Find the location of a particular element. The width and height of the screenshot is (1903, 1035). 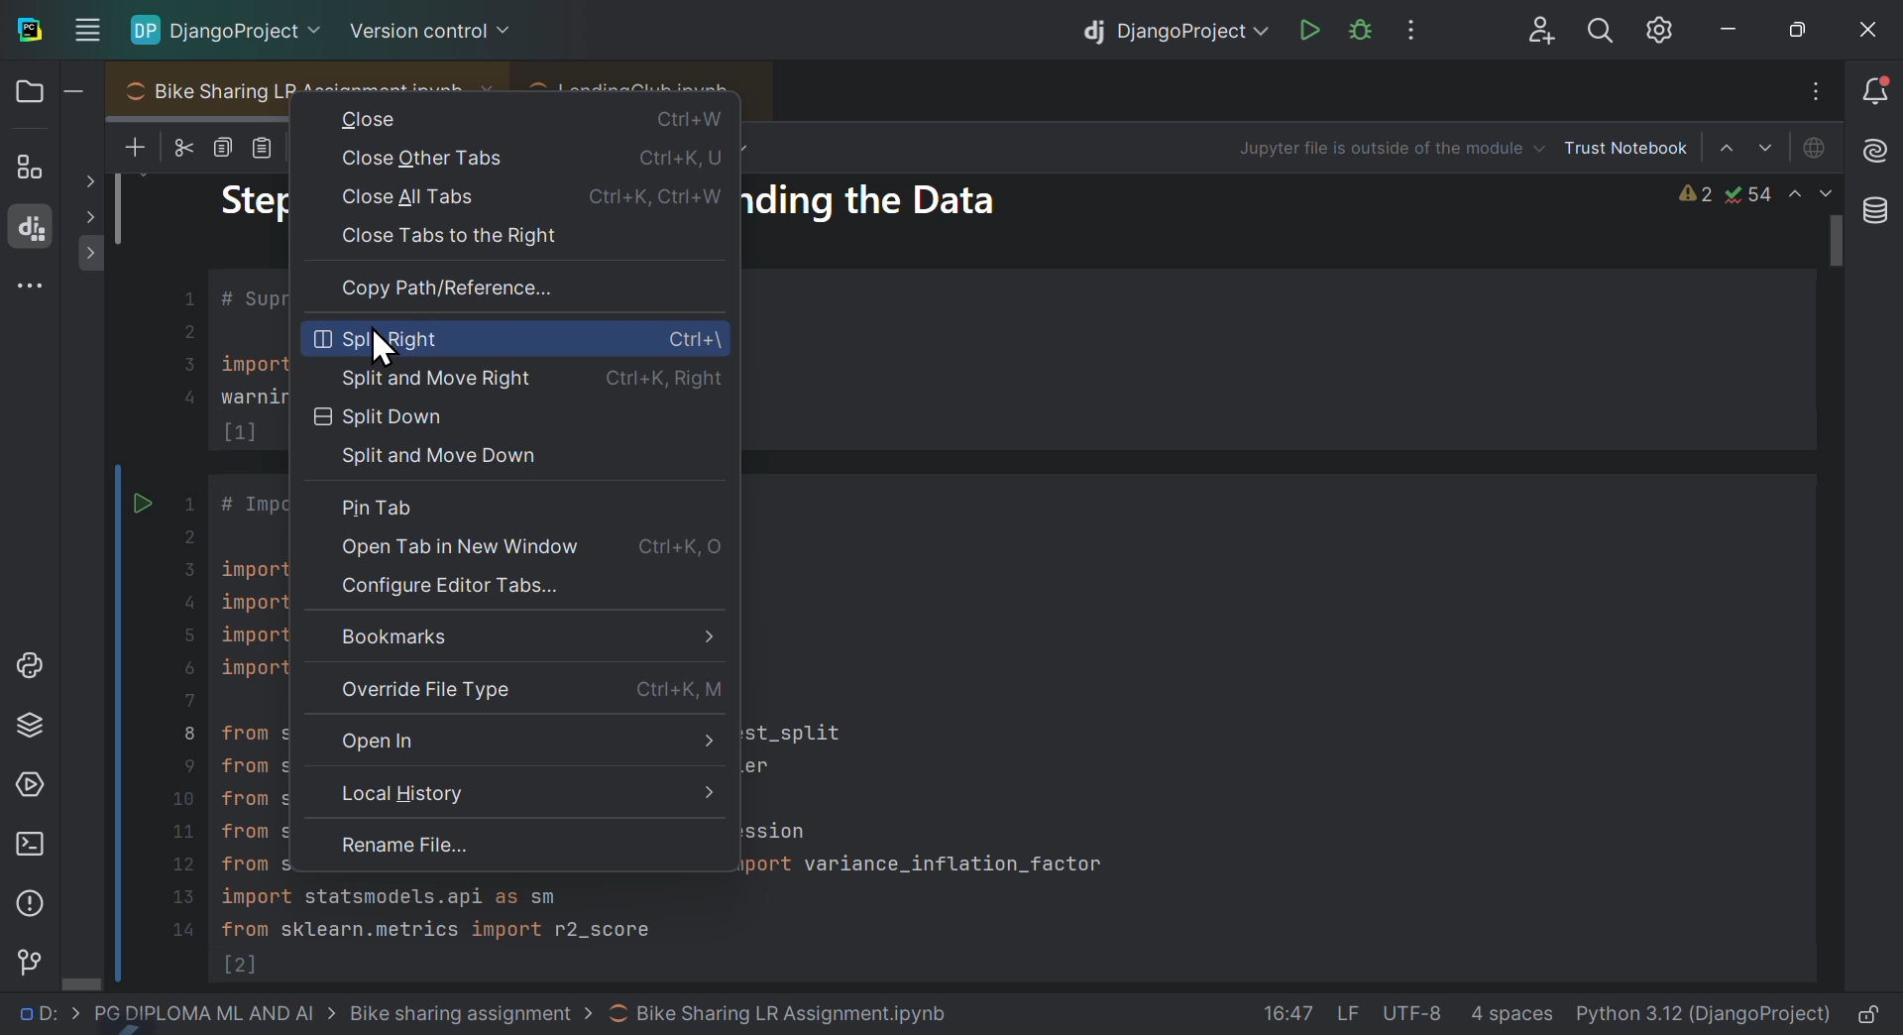

Python packages is located at coordinates (28, 731).